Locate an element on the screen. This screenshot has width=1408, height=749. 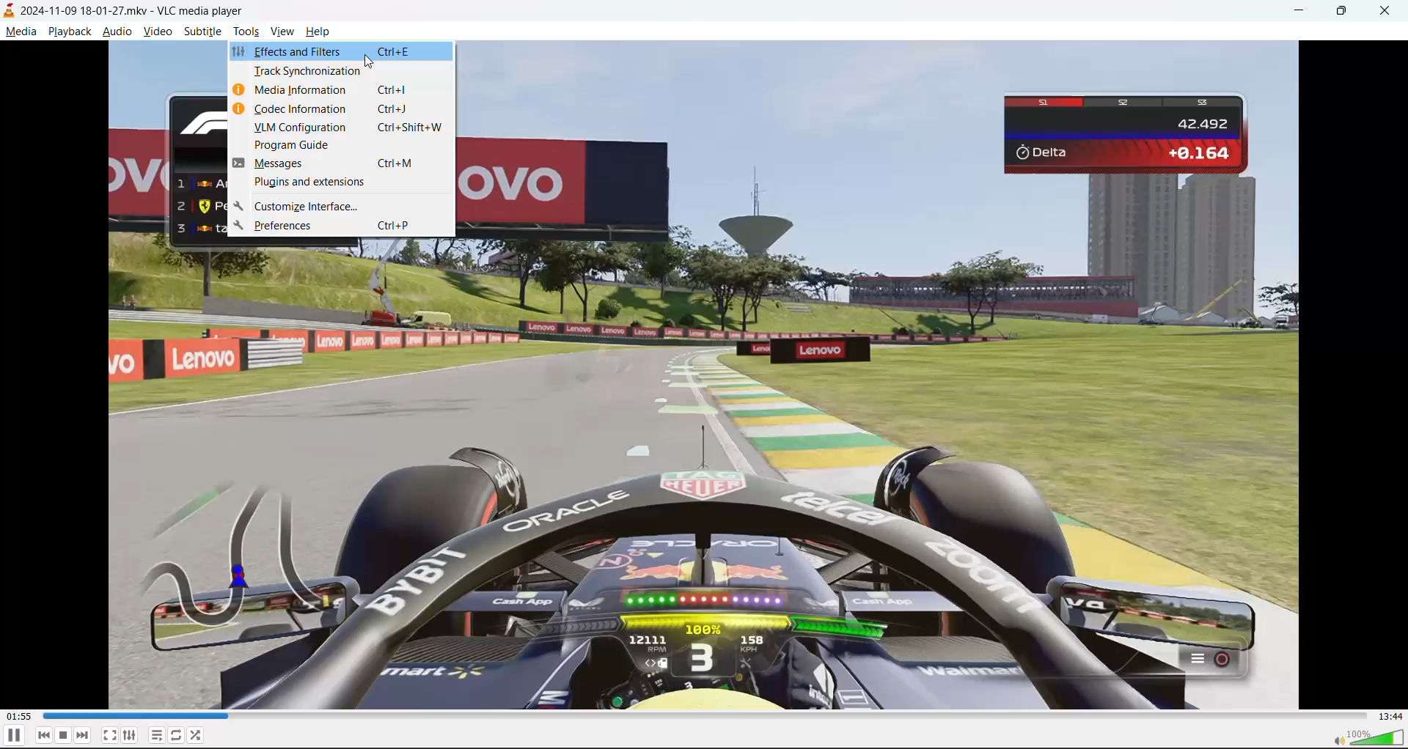
view is located at coordinates (285, 33).